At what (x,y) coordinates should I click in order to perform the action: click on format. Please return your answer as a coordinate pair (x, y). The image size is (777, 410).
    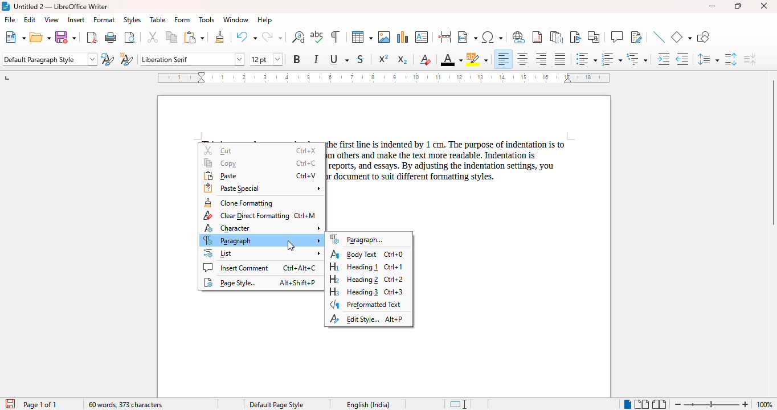
    Looking at the image, I should click on (104, 20).